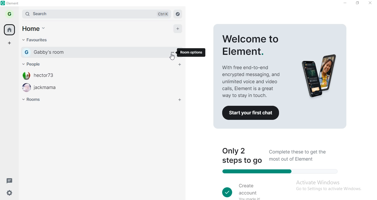 This screenshot has width=377, height=200. Describe the element at coordinates (180, 65) in the screenshot. I see `add people` at that location.